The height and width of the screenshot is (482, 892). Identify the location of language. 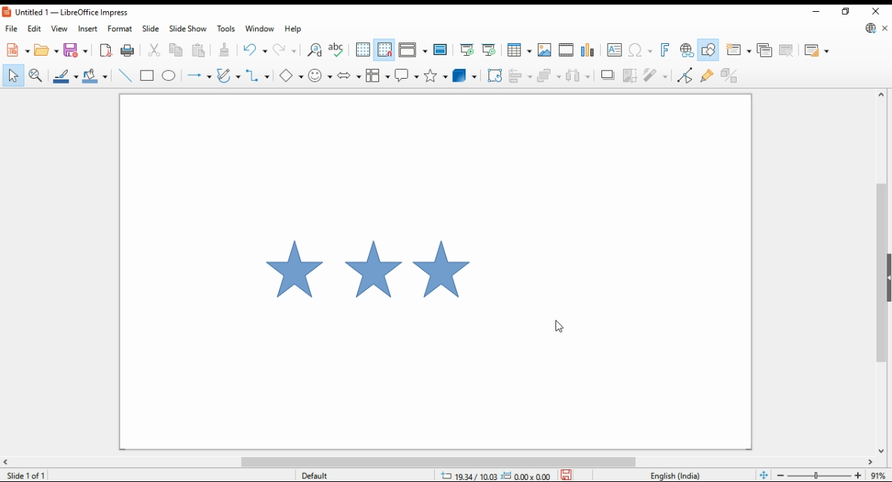
(679, 475).